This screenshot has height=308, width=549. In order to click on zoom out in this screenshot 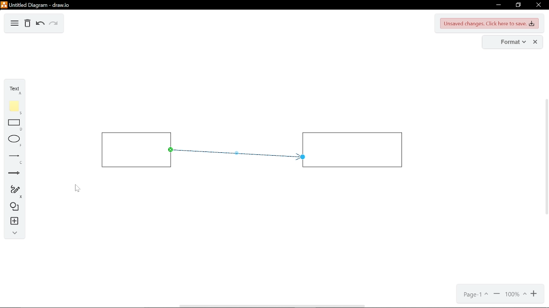, I will do `click(497, 296)`.